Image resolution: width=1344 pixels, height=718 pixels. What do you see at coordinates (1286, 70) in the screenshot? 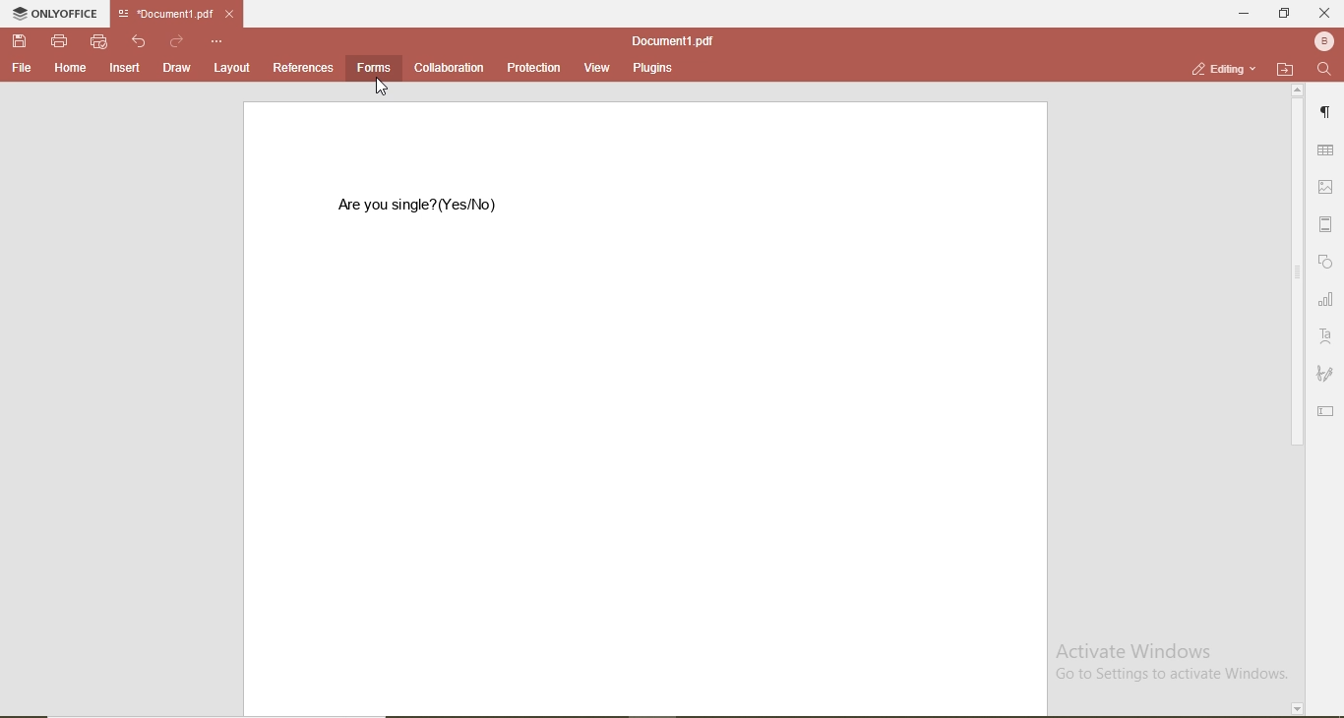
I see `open file location` at bounding box center [1286, 70].